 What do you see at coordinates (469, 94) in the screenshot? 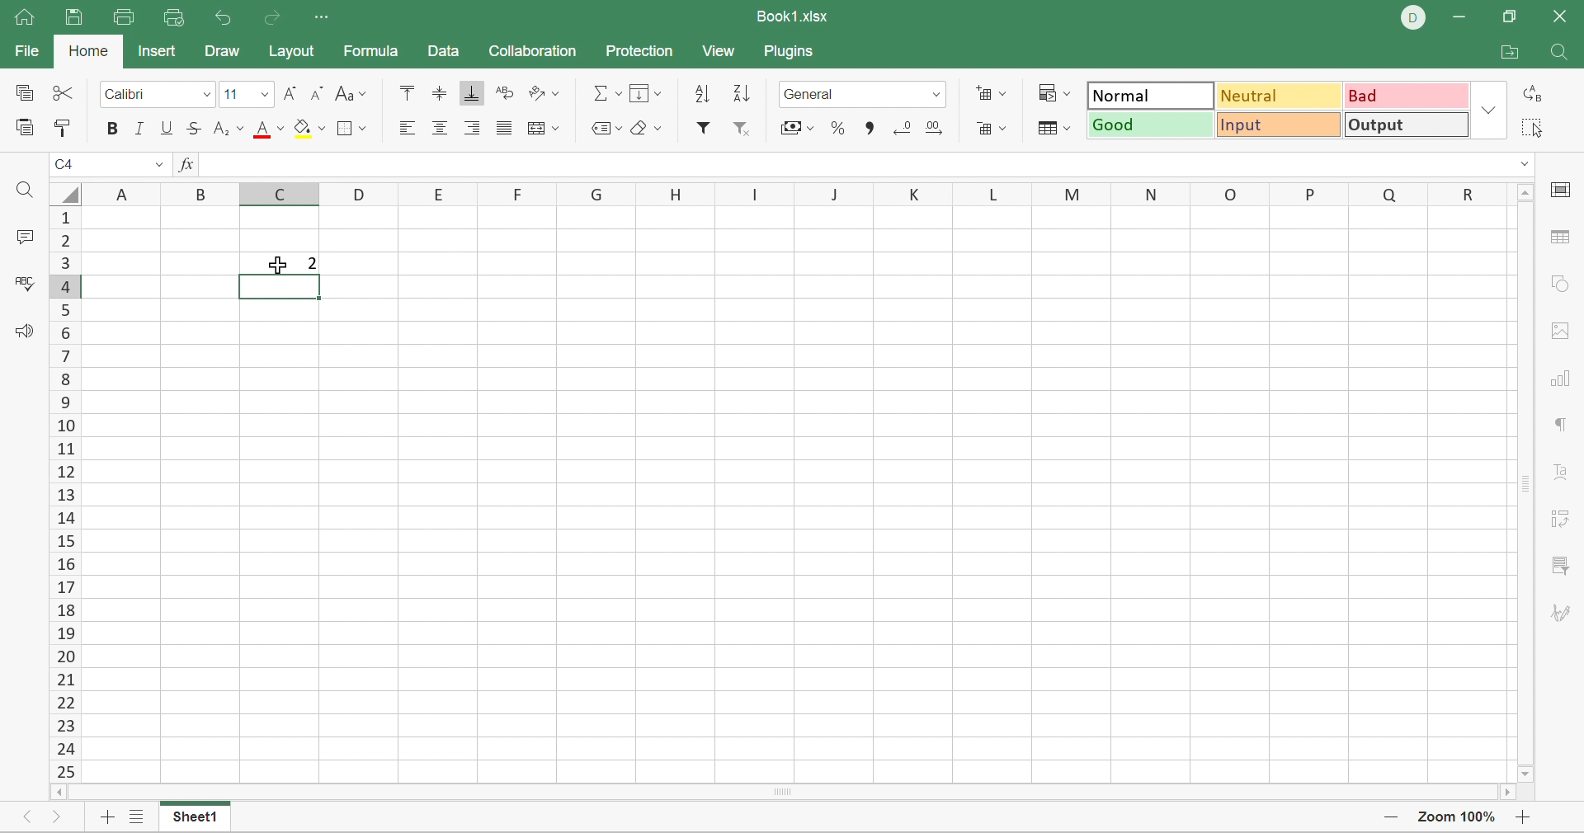
I see `Align Bottom` at bounding box center [469, 94].